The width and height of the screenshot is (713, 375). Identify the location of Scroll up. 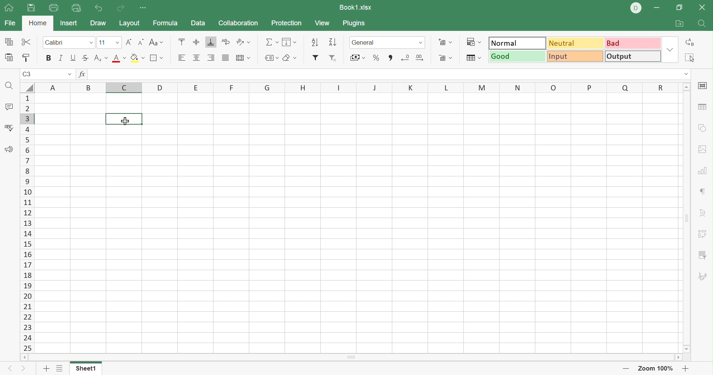
(686, 86).